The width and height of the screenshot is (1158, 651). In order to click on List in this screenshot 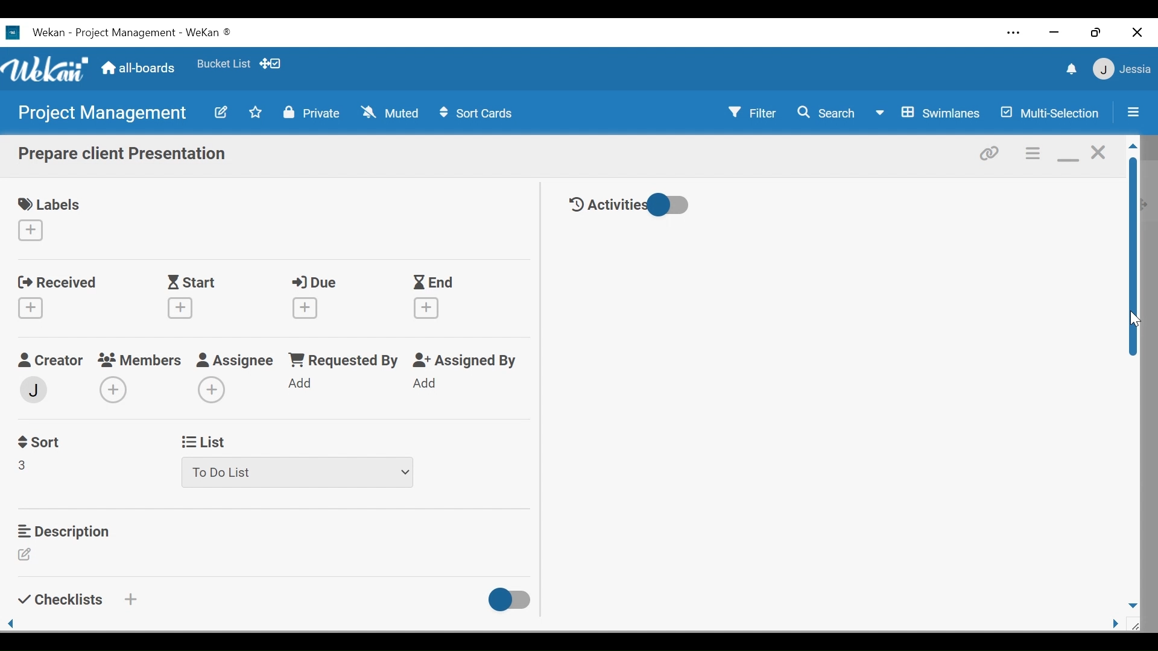, I will do `click(202, 442)`.